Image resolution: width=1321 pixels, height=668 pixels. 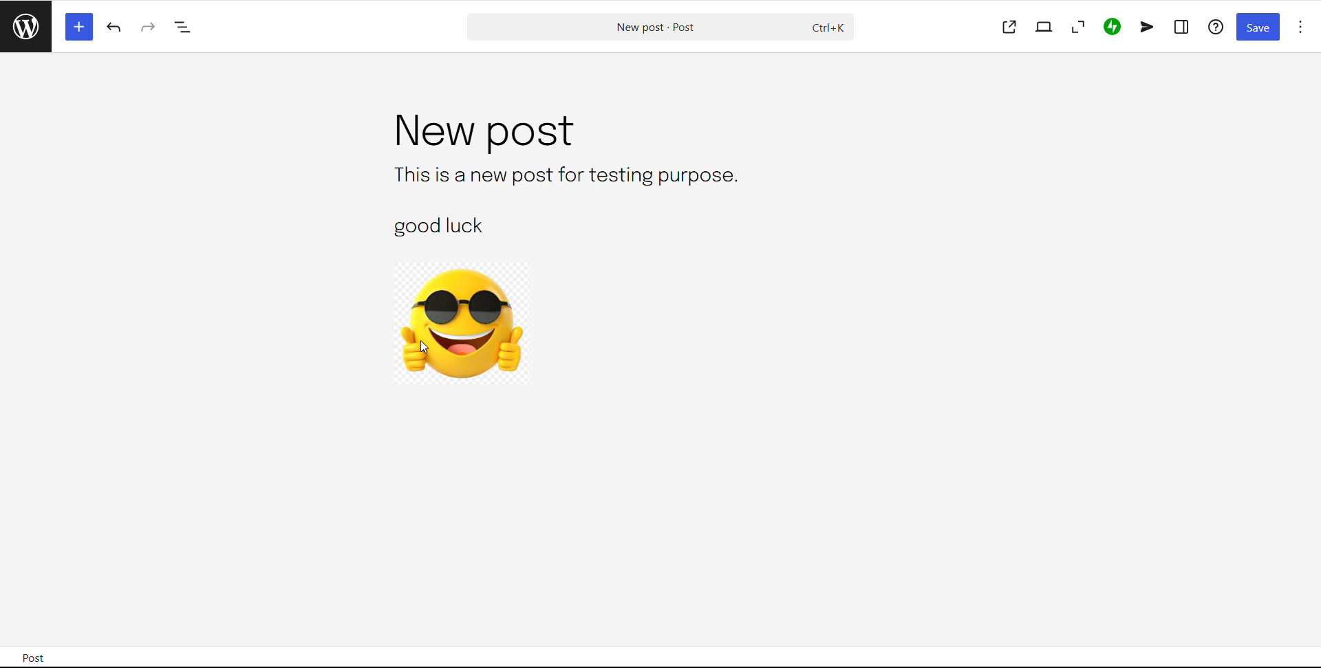 What do you see at coordinates (1217, 26) in the screenshot?
I see `help` at bounding box center [1217, 26].